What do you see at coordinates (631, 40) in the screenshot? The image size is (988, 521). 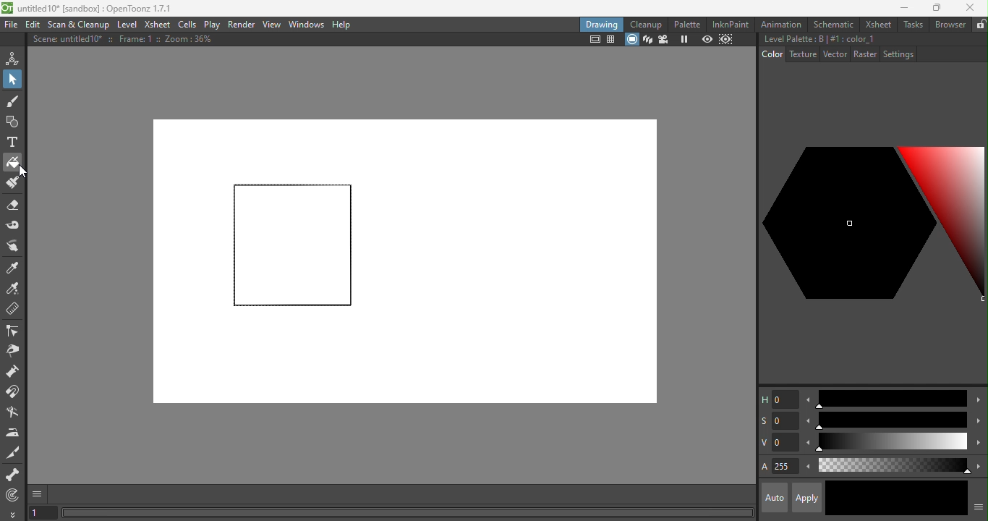 I see `Camera stand view` at bounding box center [631, 40].